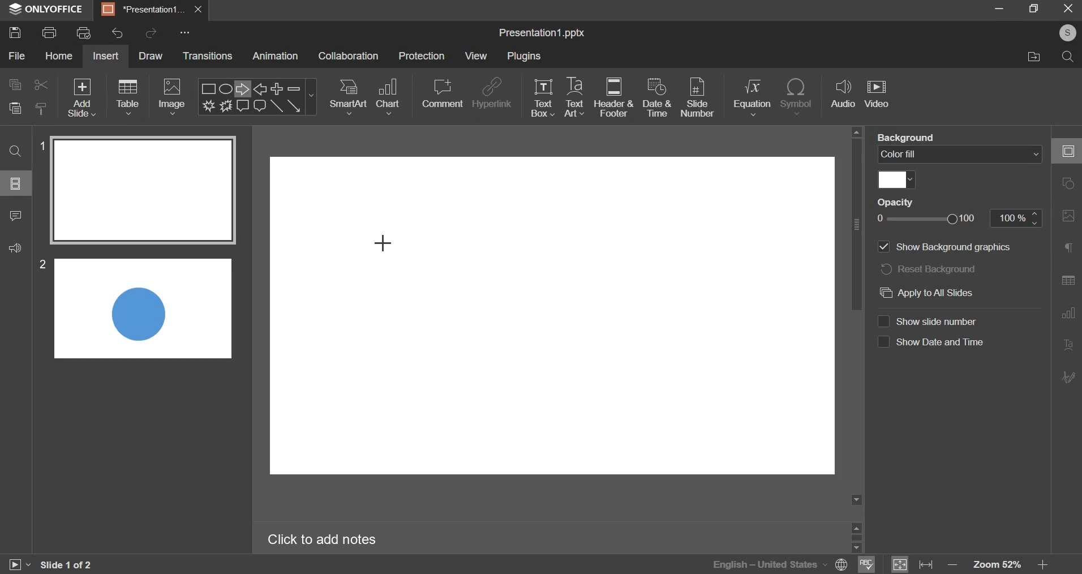 The height and width of the screenshot is (574, 1082). I want to click on slide number, so click(697, 98).